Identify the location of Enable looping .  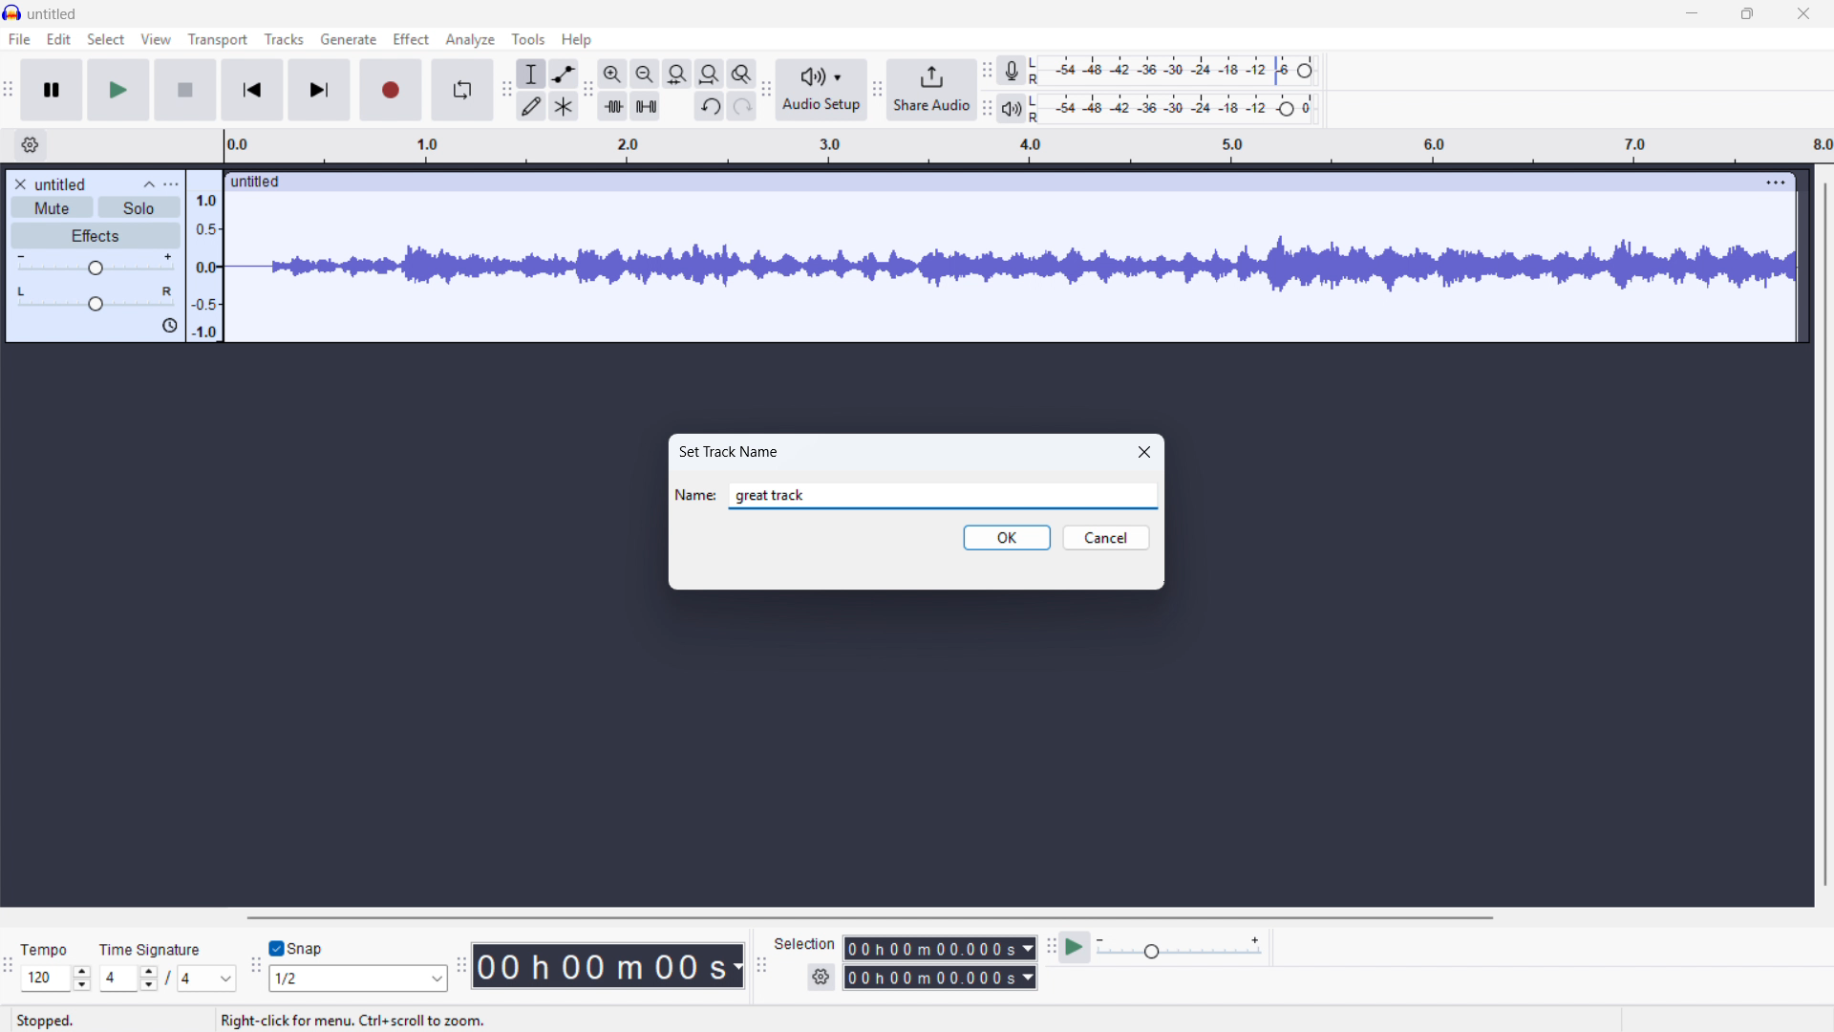
(461, 90).